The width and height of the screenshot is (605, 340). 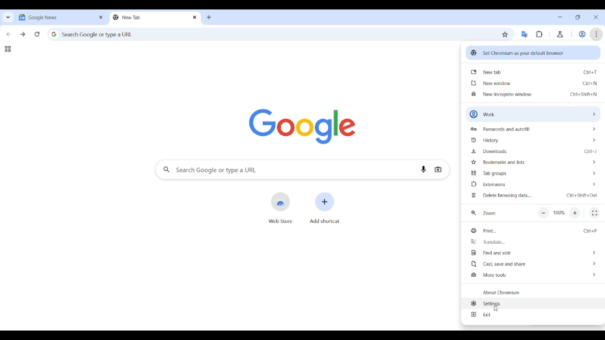 What do you see at coordinates (533, 52) in the screenshot?
I see `Set Chromium as you default browser` at bounding box center [533, 52].